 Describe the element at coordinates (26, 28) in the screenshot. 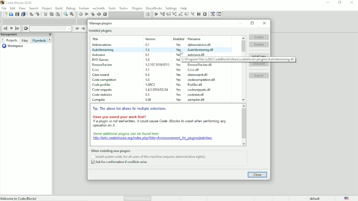

I see `Clear` at that location.